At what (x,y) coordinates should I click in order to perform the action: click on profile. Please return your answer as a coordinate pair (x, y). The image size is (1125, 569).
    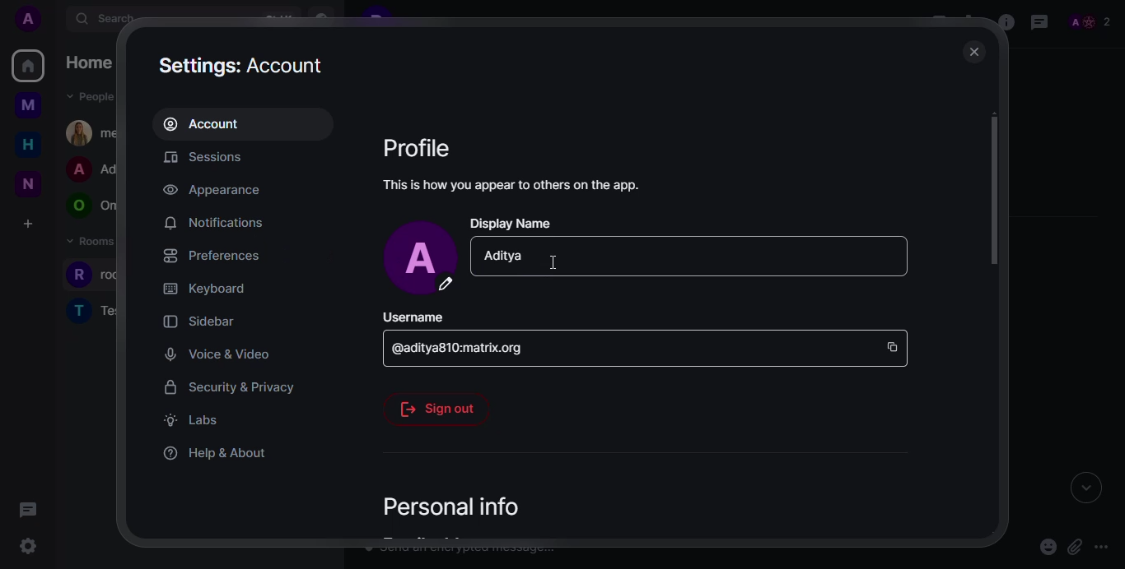
    Looking at the image, I should click on (418, 146).